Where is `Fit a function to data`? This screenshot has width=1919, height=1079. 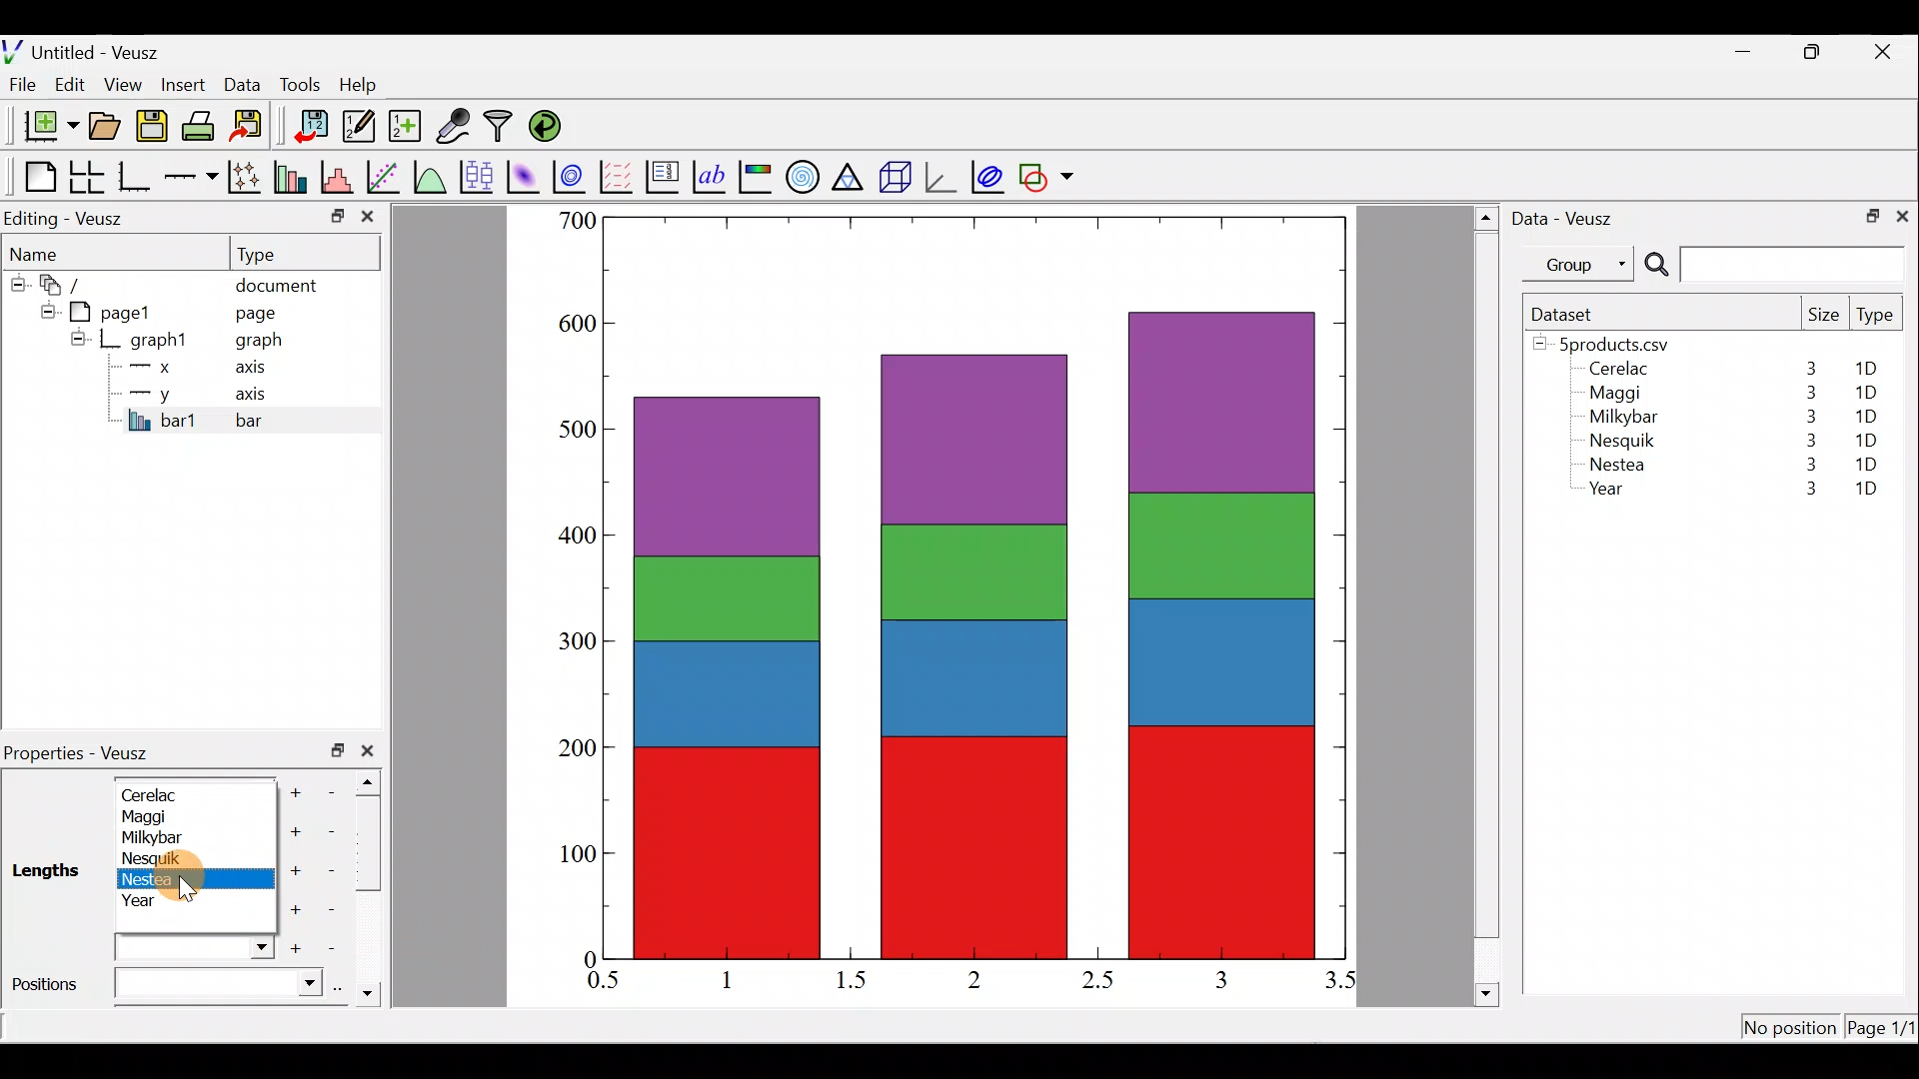
Fit a function to data is located at coordinates (385, 175).